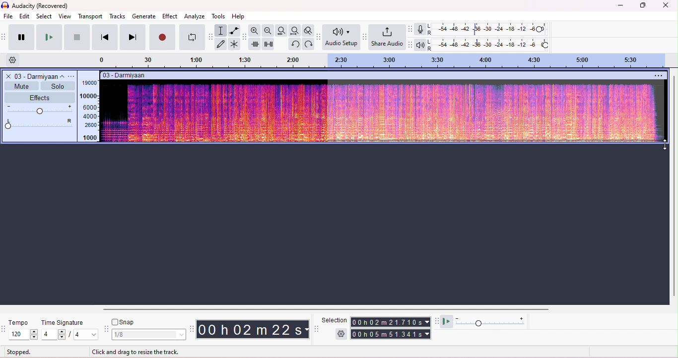 This screenshot has width=678, height=358. I want to click on edit, so click(25, 16).